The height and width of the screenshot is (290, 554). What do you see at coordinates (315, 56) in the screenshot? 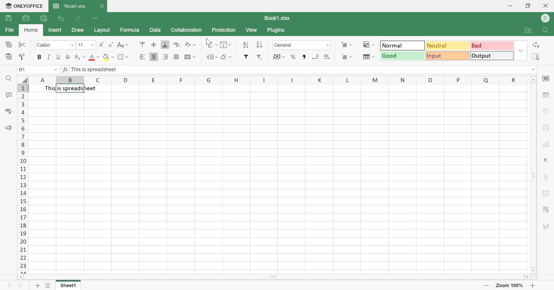
I see `Decrease decimal` at bounding box center [315, 56].